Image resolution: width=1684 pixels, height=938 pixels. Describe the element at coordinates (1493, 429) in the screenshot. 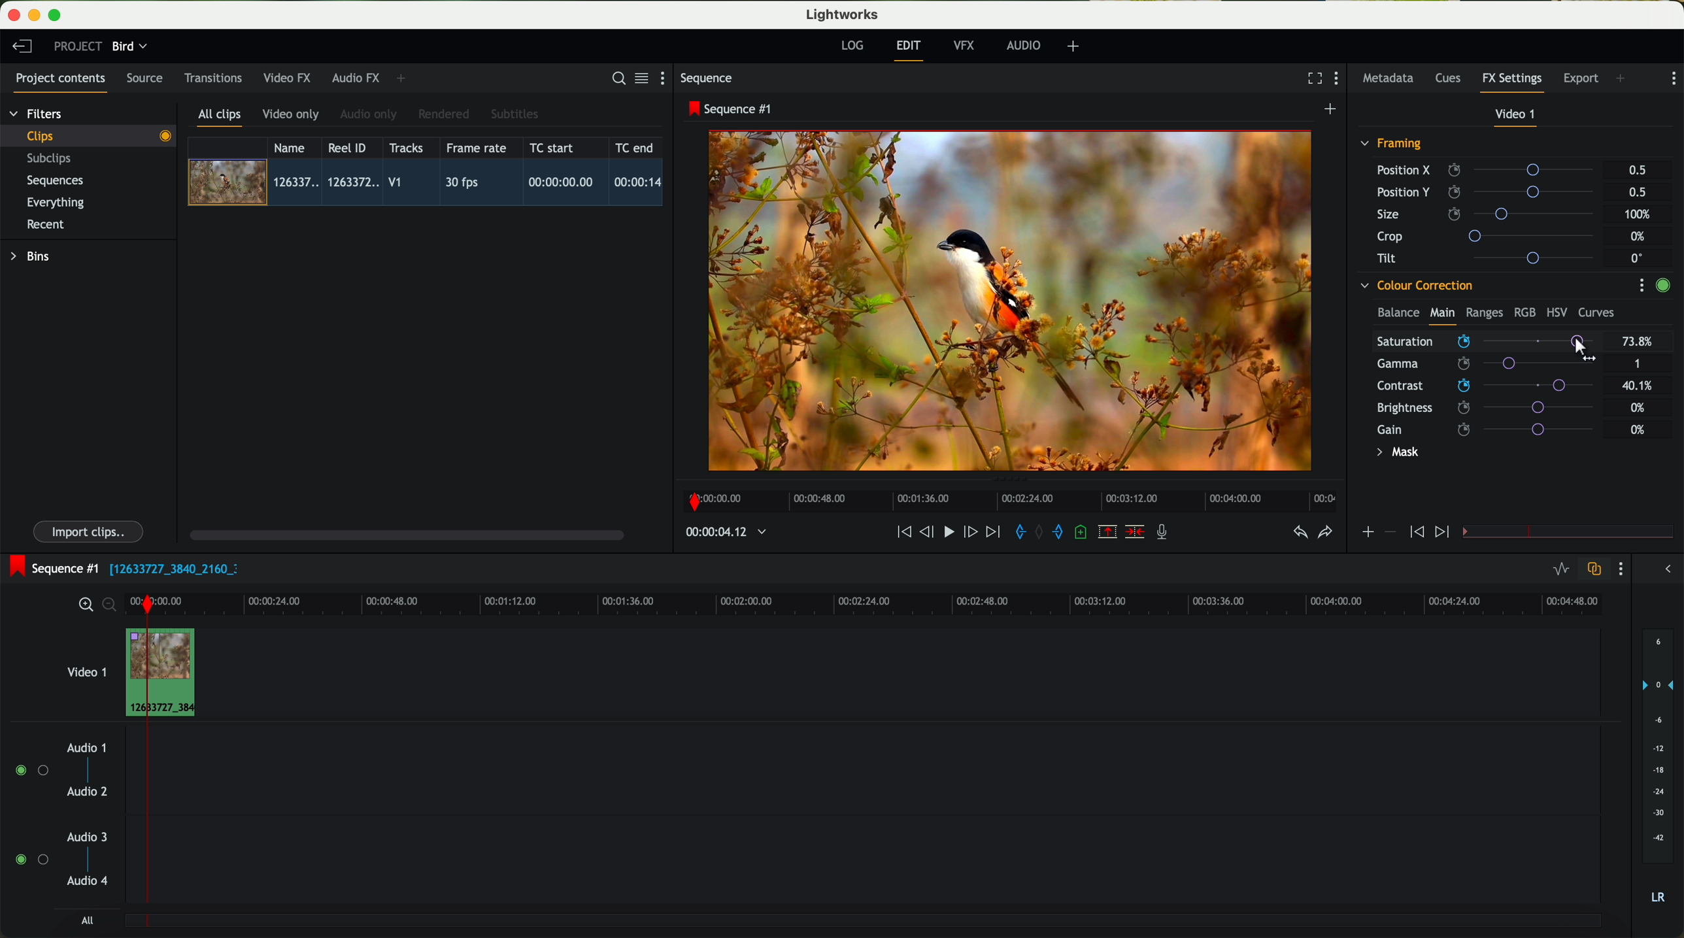

I see `gain` at that location.